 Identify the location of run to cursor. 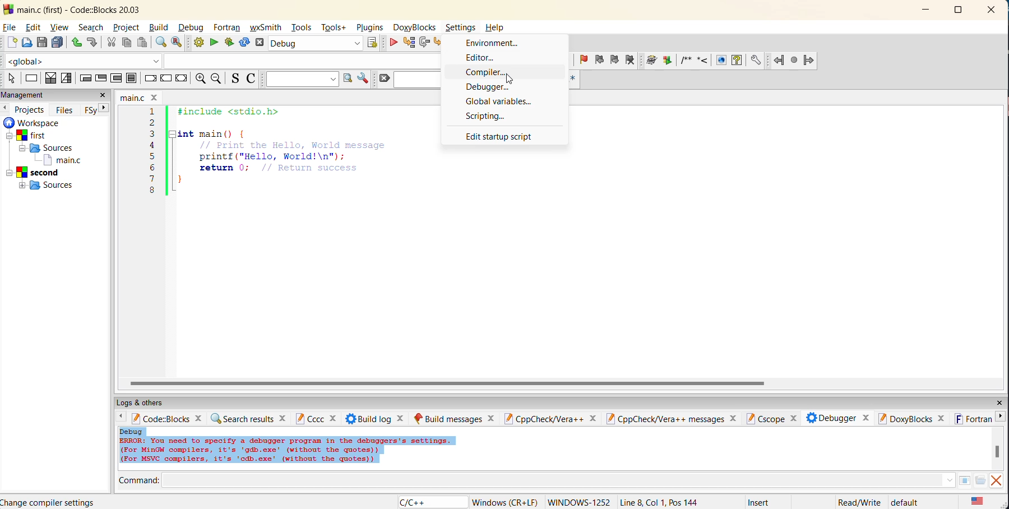
(408, 42).